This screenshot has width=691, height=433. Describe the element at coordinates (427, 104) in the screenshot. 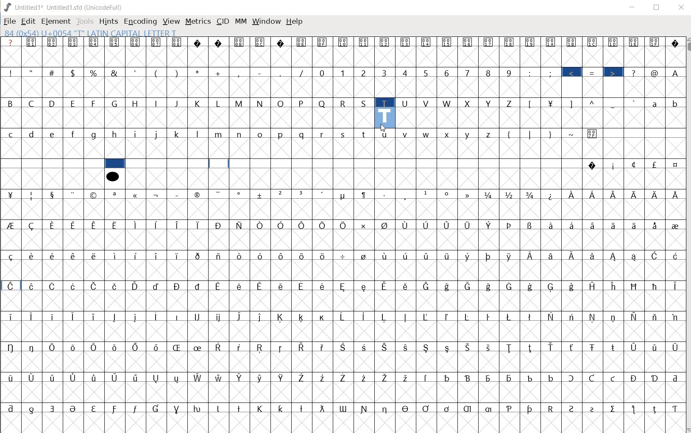

I see `V` at that location.